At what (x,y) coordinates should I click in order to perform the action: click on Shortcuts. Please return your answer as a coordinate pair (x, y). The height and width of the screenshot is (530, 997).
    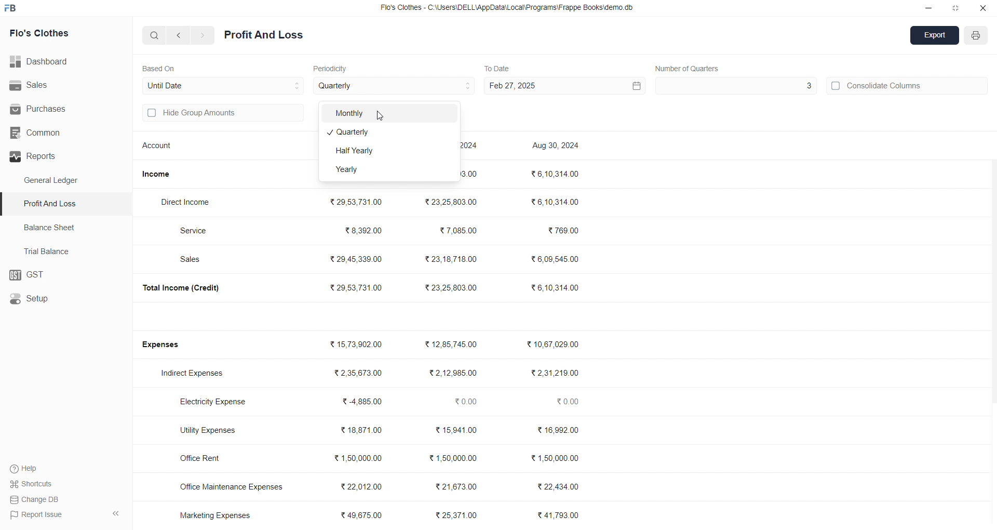
    Looking at the image, I should click on (34, 483).